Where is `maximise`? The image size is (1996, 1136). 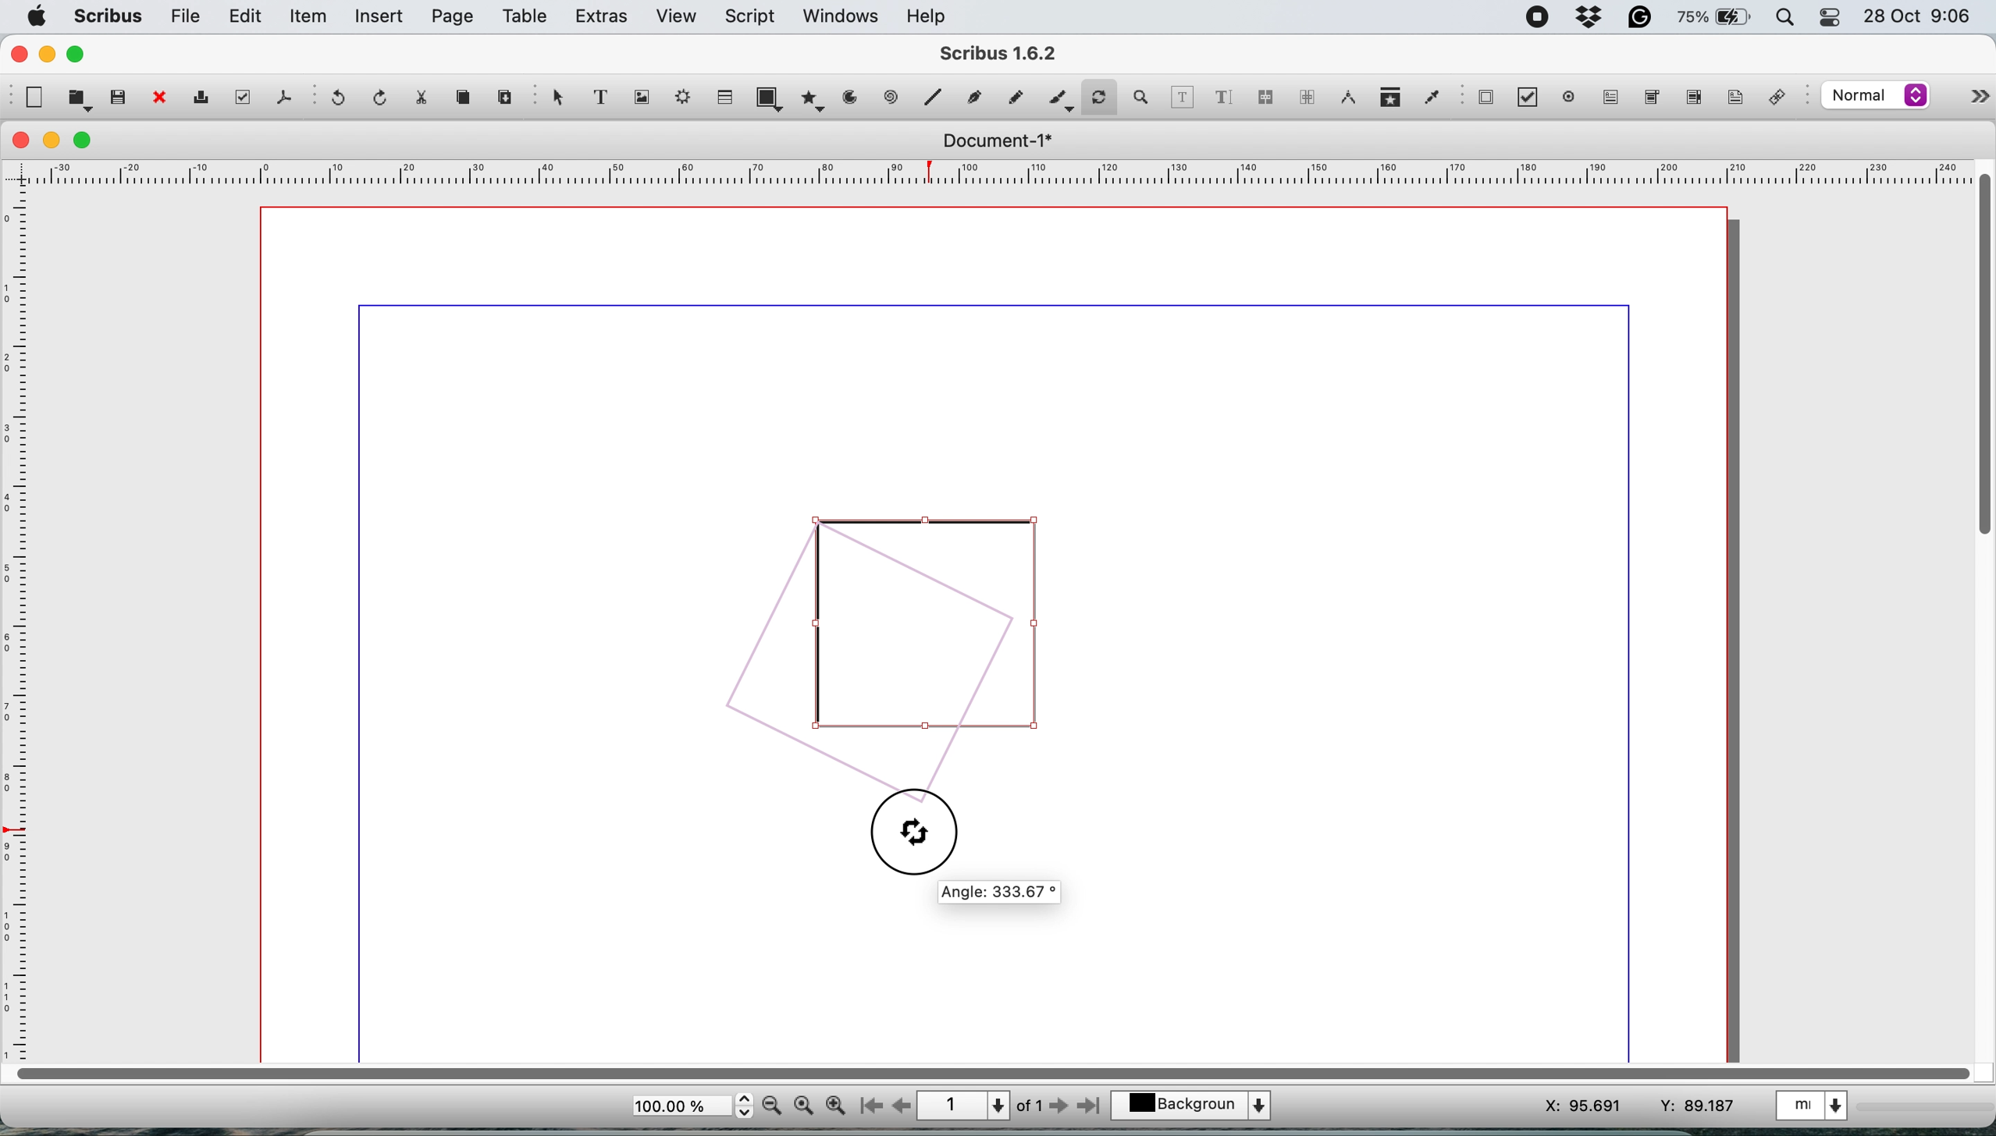 maximise is located at coordinates (86, 140).